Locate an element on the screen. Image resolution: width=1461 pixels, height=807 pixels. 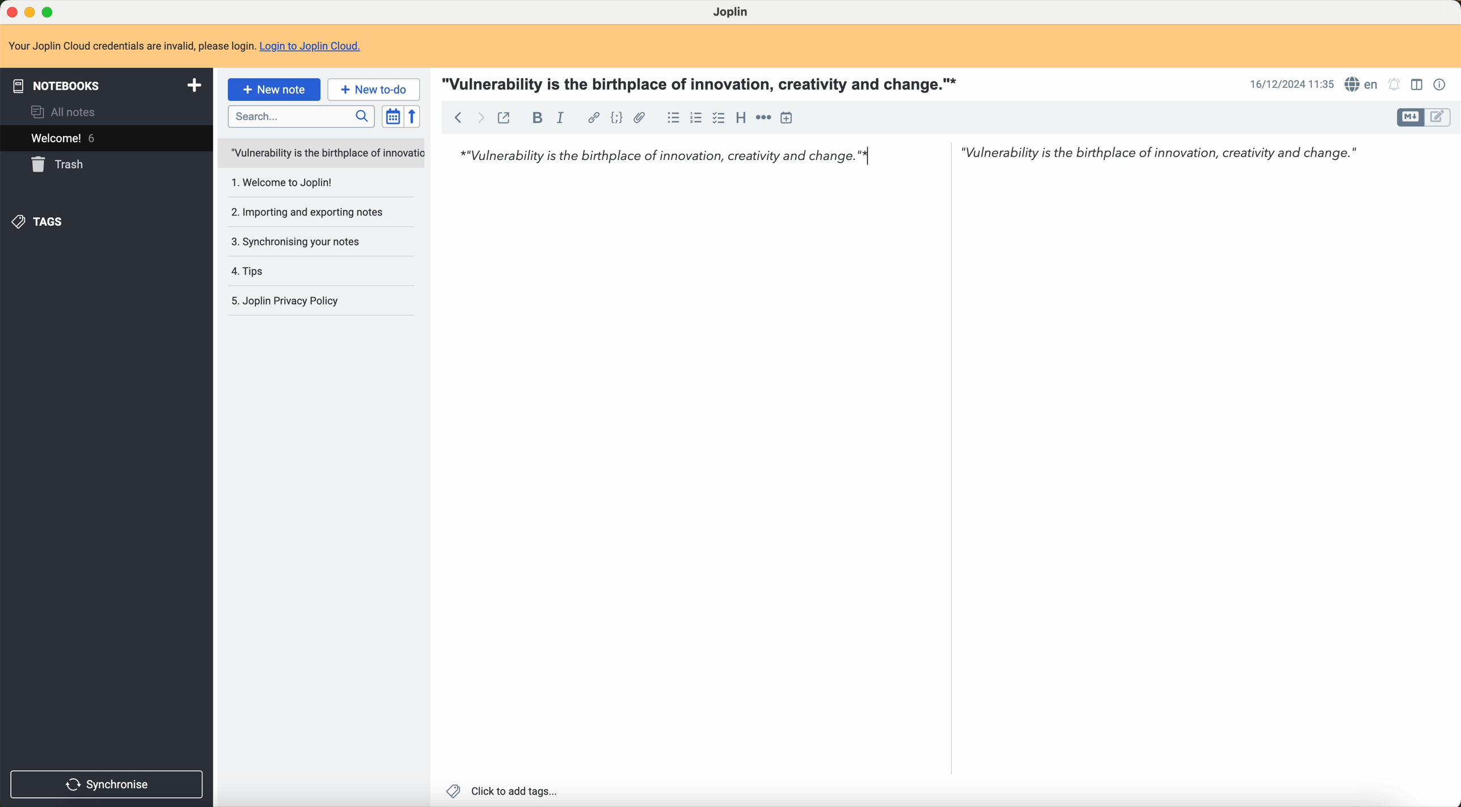
tags is located at coordinates (42, 221).